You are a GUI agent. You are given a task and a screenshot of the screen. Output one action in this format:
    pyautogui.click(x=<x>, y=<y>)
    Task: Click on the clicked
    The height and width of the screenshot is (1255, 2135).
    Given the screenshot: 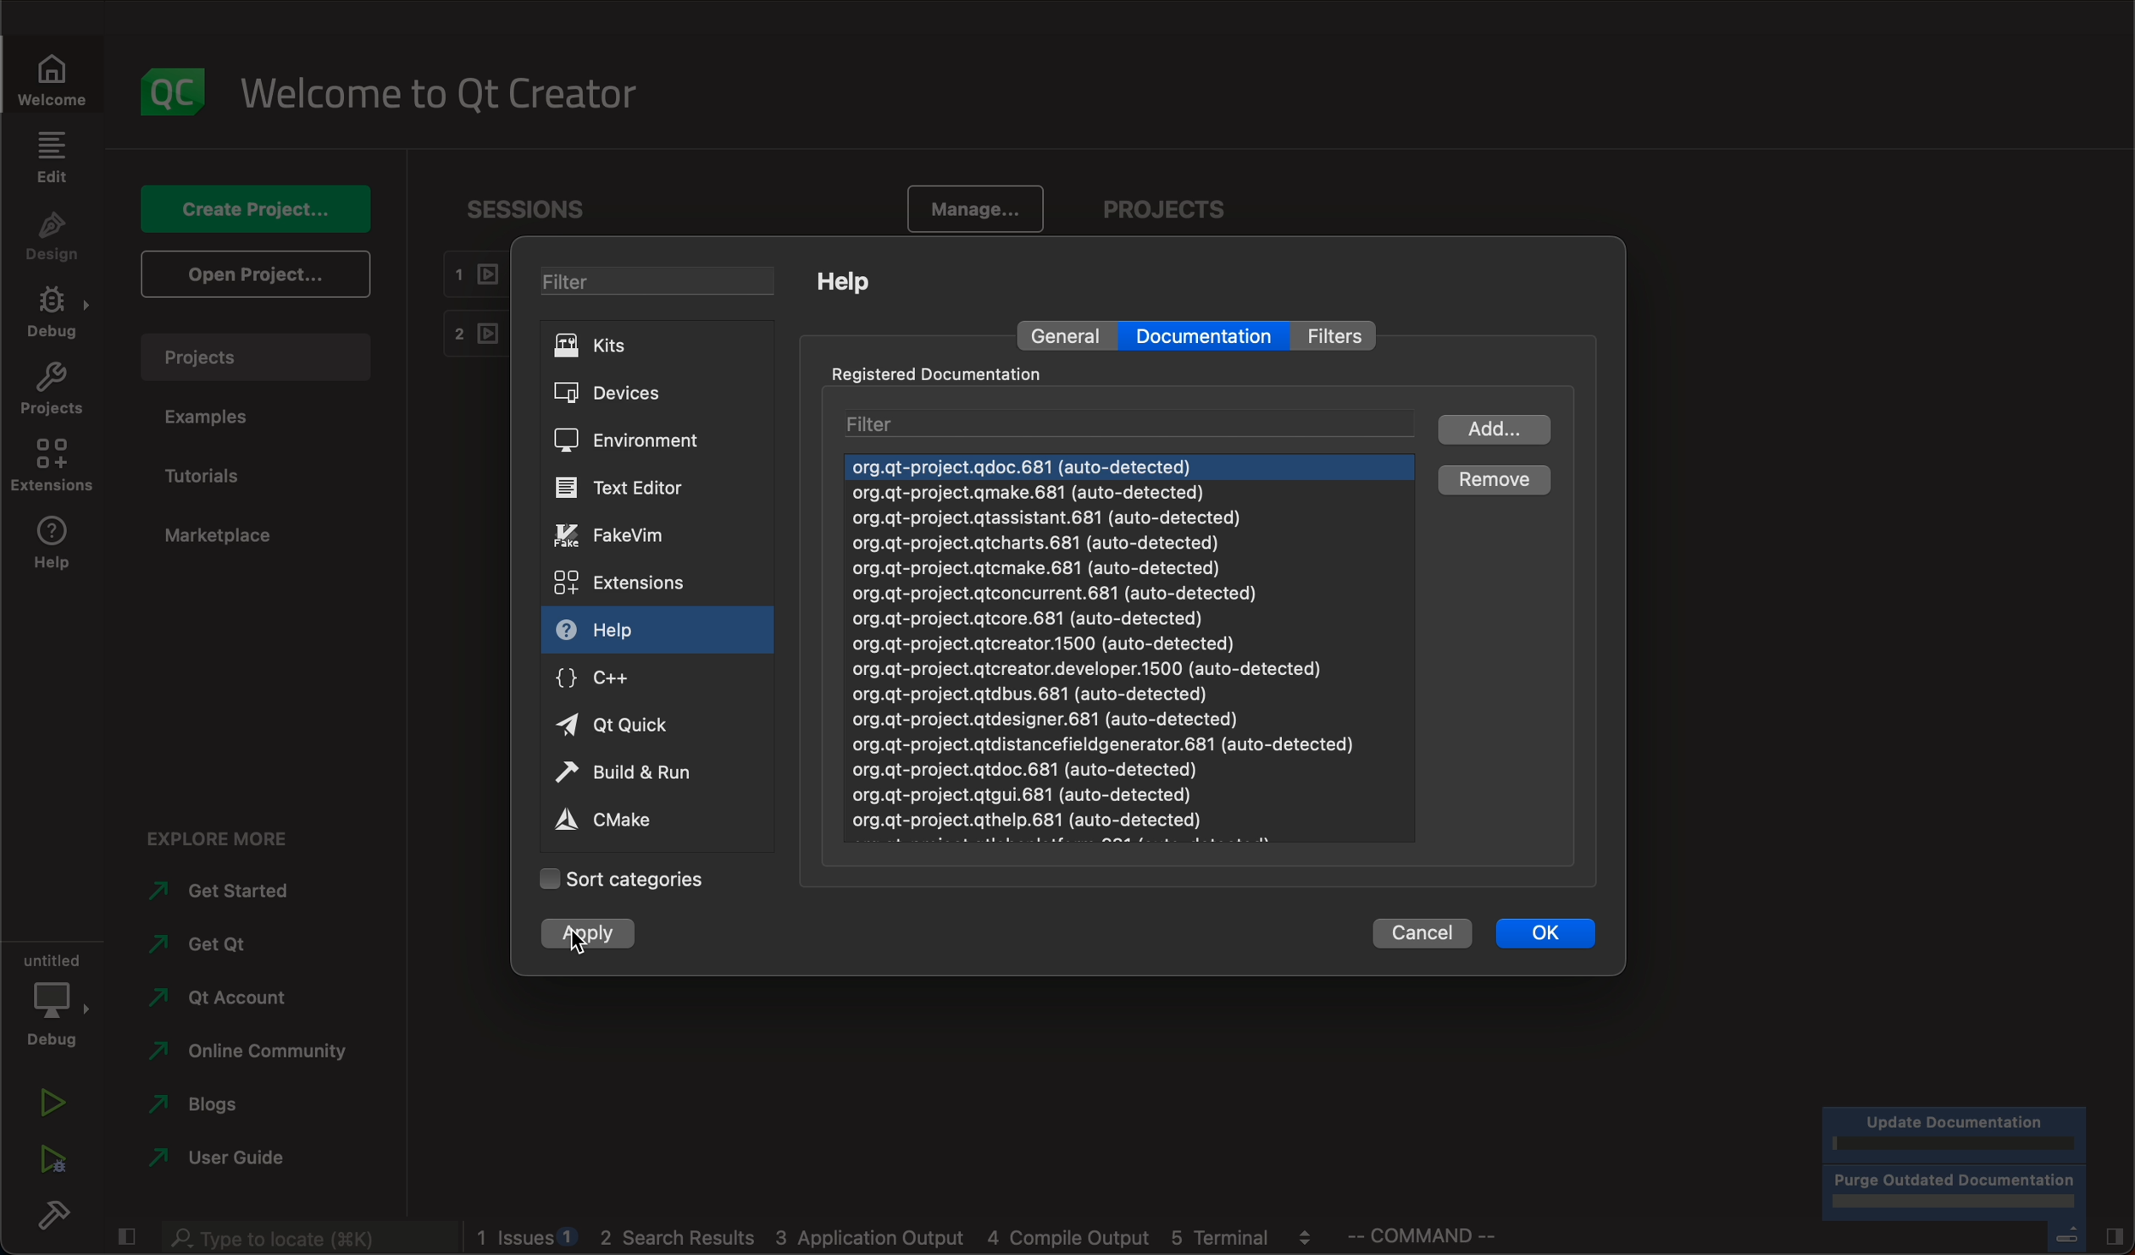 What is the action you would take?
    pyautogui.click(x=1492, y=482)
    